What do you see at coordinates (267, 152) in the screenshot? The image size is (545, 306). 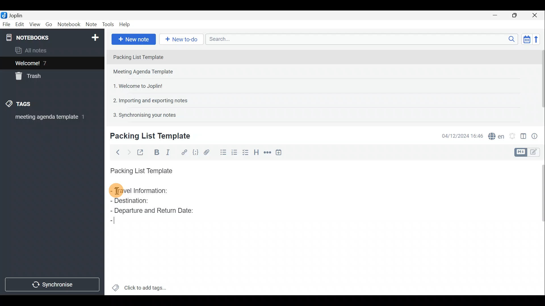 I see `Horizontal rule` at bounding box center [267, 152].